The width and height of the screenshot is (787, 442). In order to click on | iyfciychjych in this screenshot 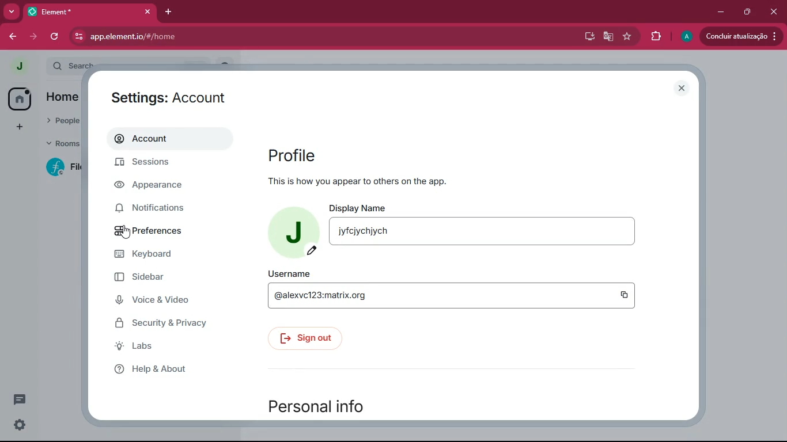, I will do `click(362, 232)`.